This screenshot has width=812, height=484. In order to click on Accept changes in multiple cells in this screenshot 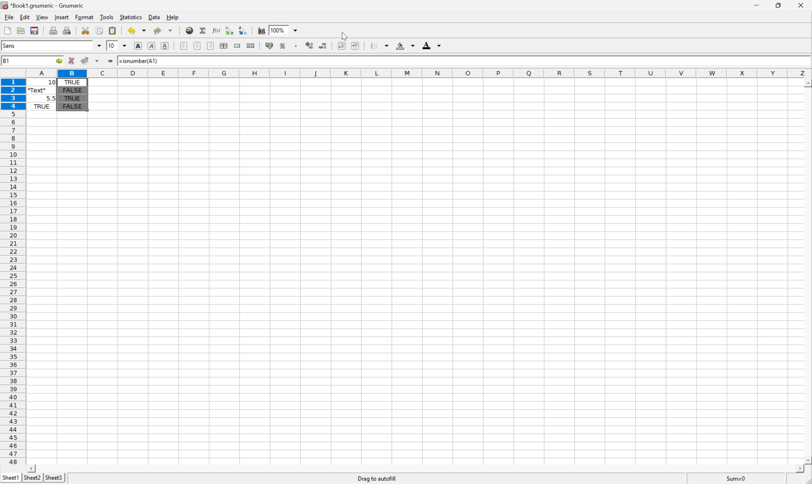, I will do `click(97, 61)`.